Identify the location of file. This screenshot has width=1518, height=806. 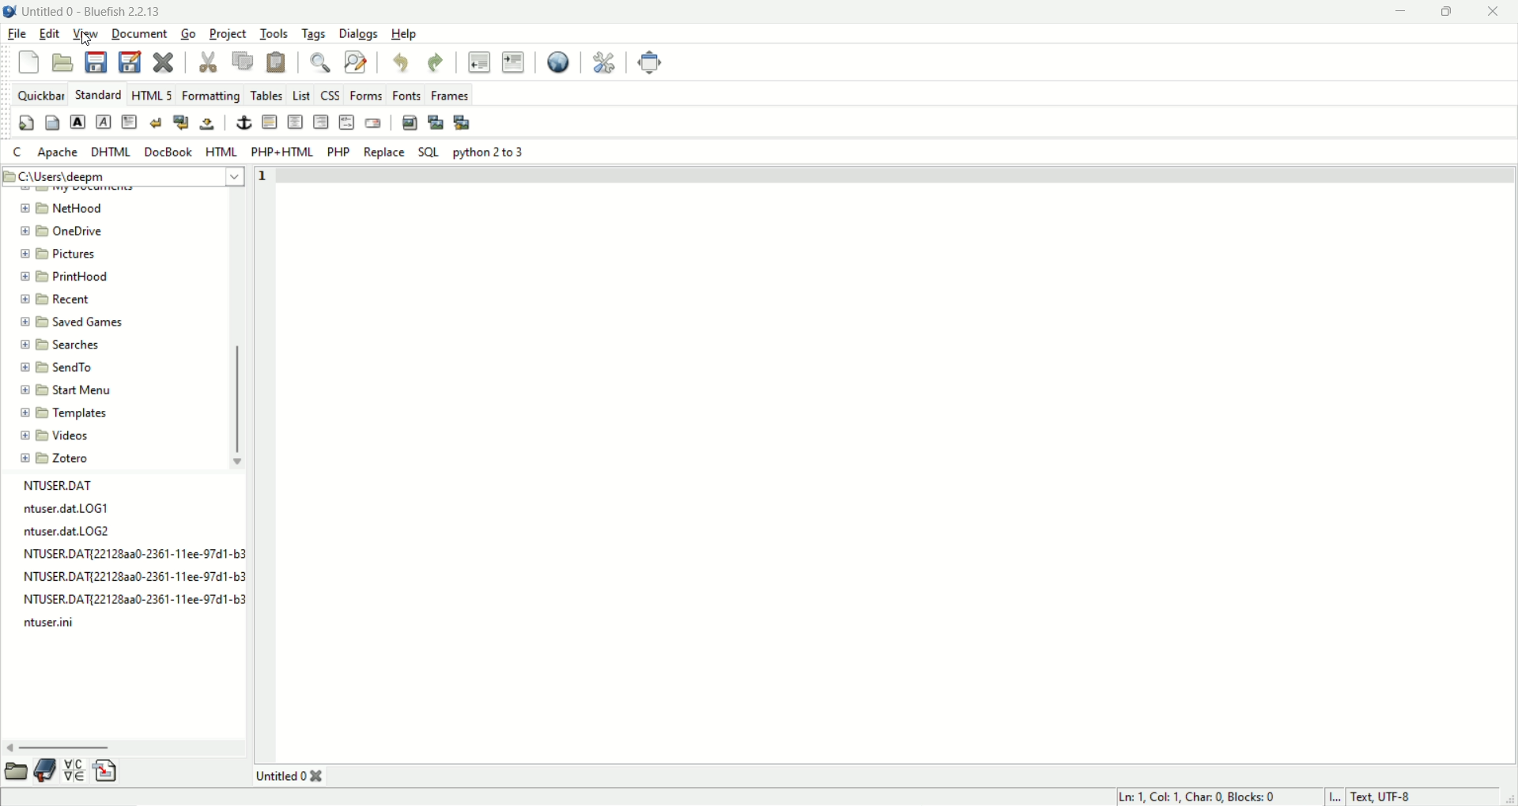
(135, 555).